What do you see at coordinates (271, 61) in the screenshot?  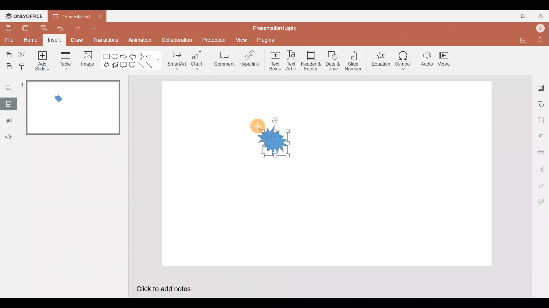 I see `Text box` at bounding box center [271, 61].